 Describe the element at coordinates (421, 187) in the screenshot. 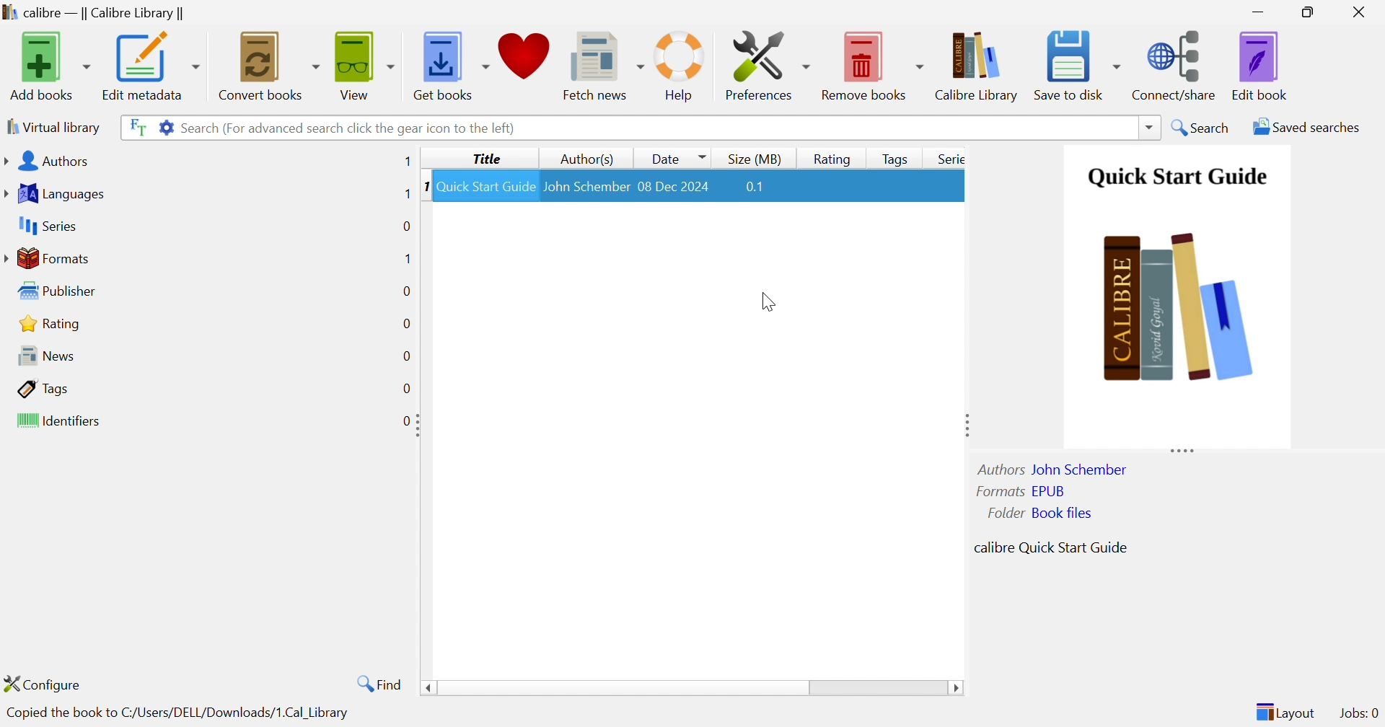

I see `1` at that location.